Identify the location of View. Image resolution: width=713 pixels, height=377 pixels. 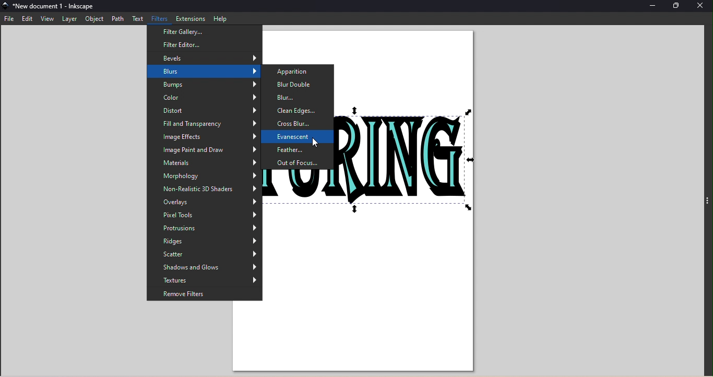
(48, 19).